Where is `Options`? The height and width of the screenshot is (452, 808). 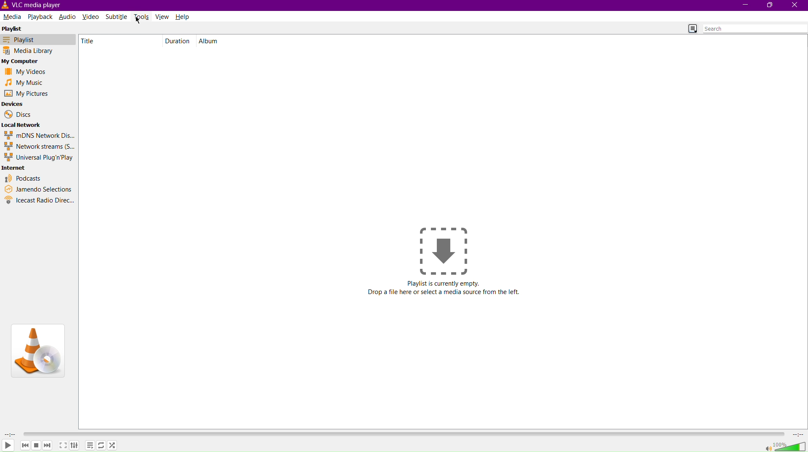 Options is located at coordinates (89, 445).